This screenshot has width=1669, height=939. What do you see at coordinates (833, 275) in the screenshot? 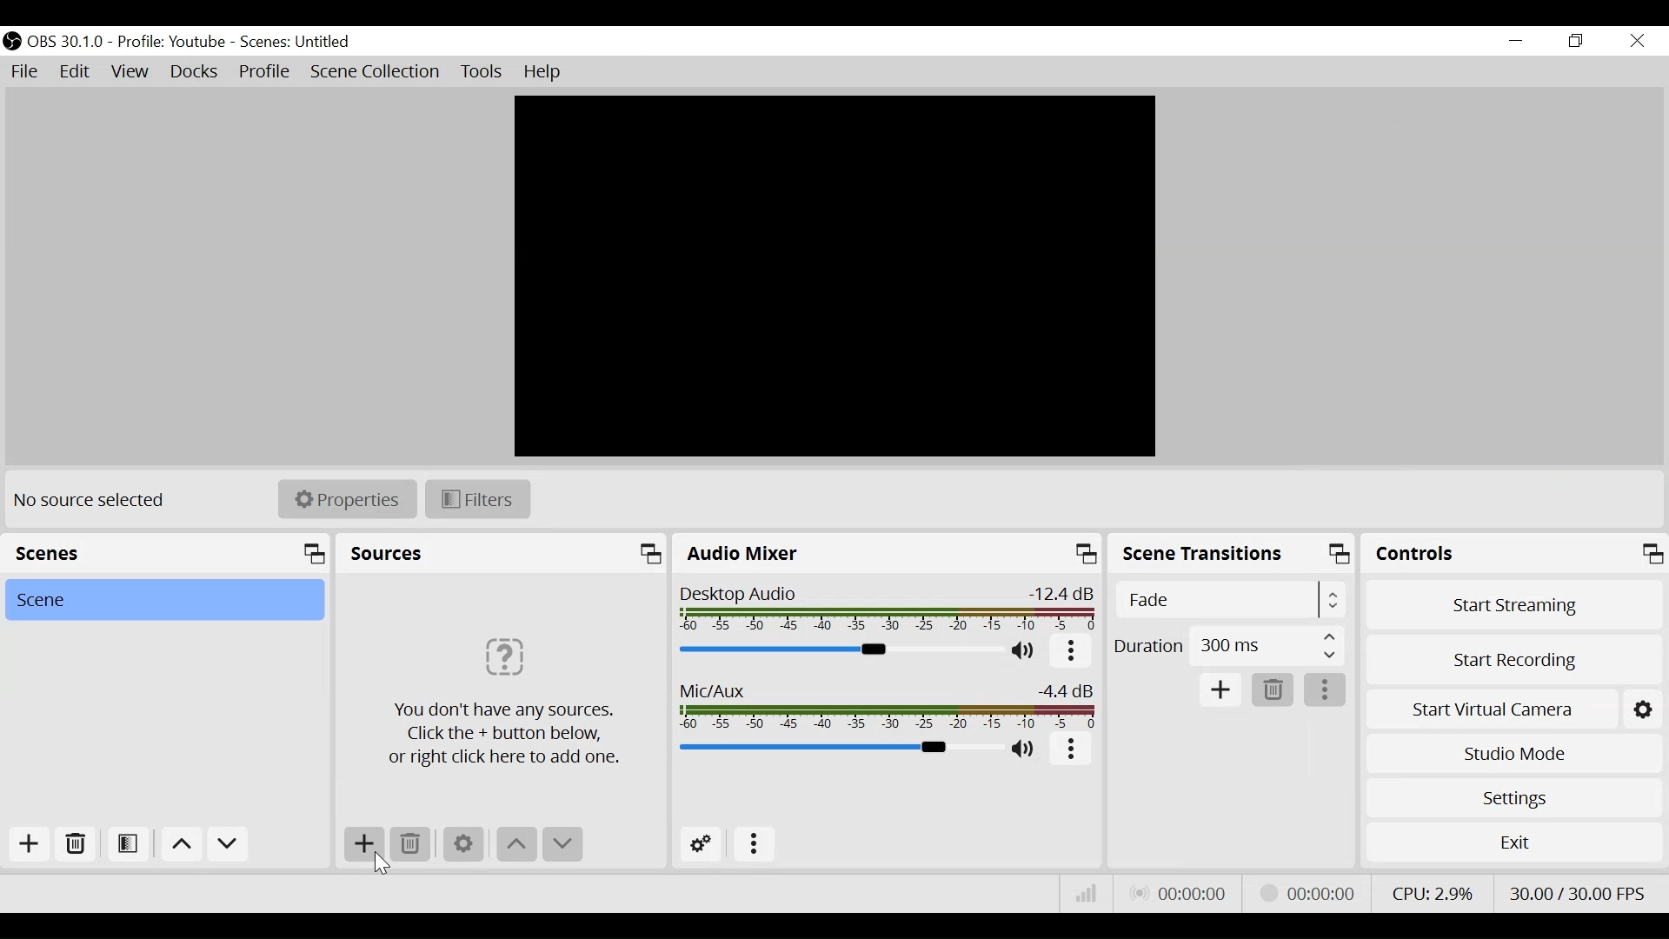
I see `Preview` at bounding box center [833, 275].